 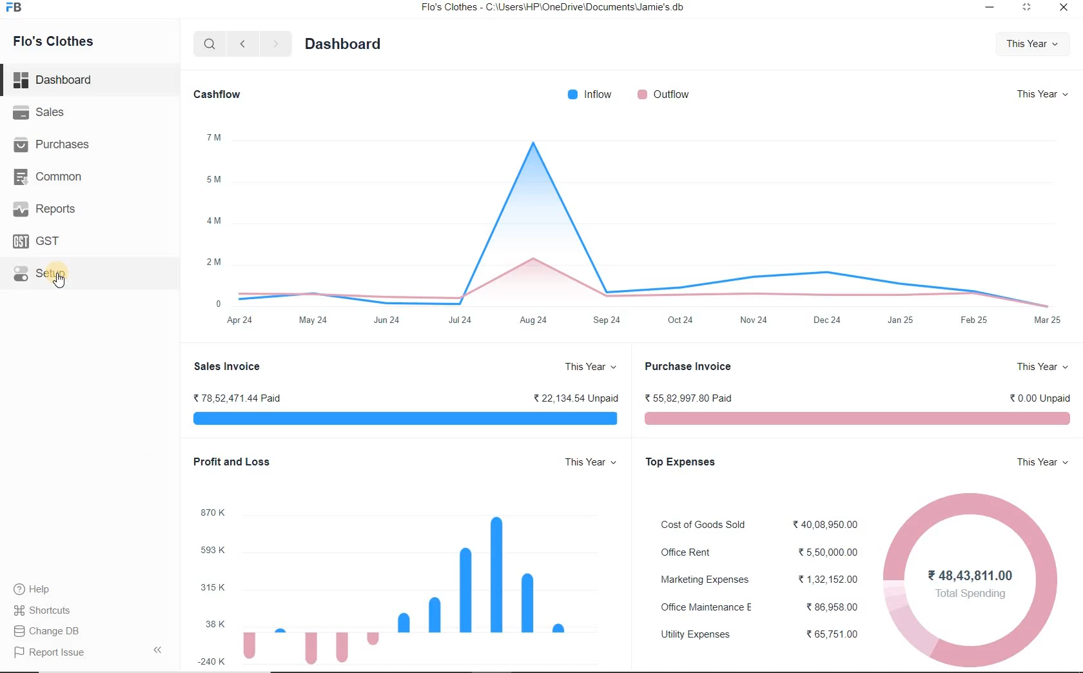 What do you see at coordinates (988, 6) in the screenshot?
I see `minimize` at bounding box center [988, 6].